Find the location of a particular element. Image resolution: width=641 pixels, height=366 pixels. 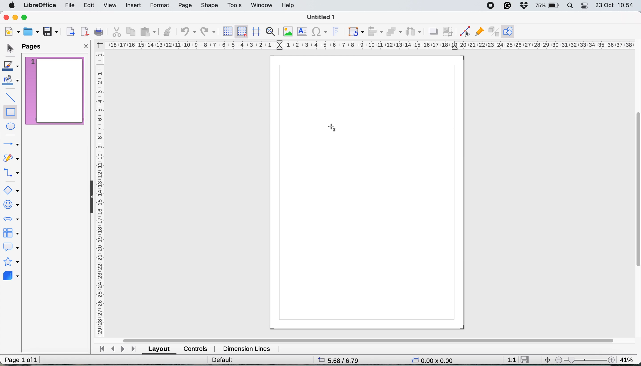

arrange is located at coordinates (396, 32).